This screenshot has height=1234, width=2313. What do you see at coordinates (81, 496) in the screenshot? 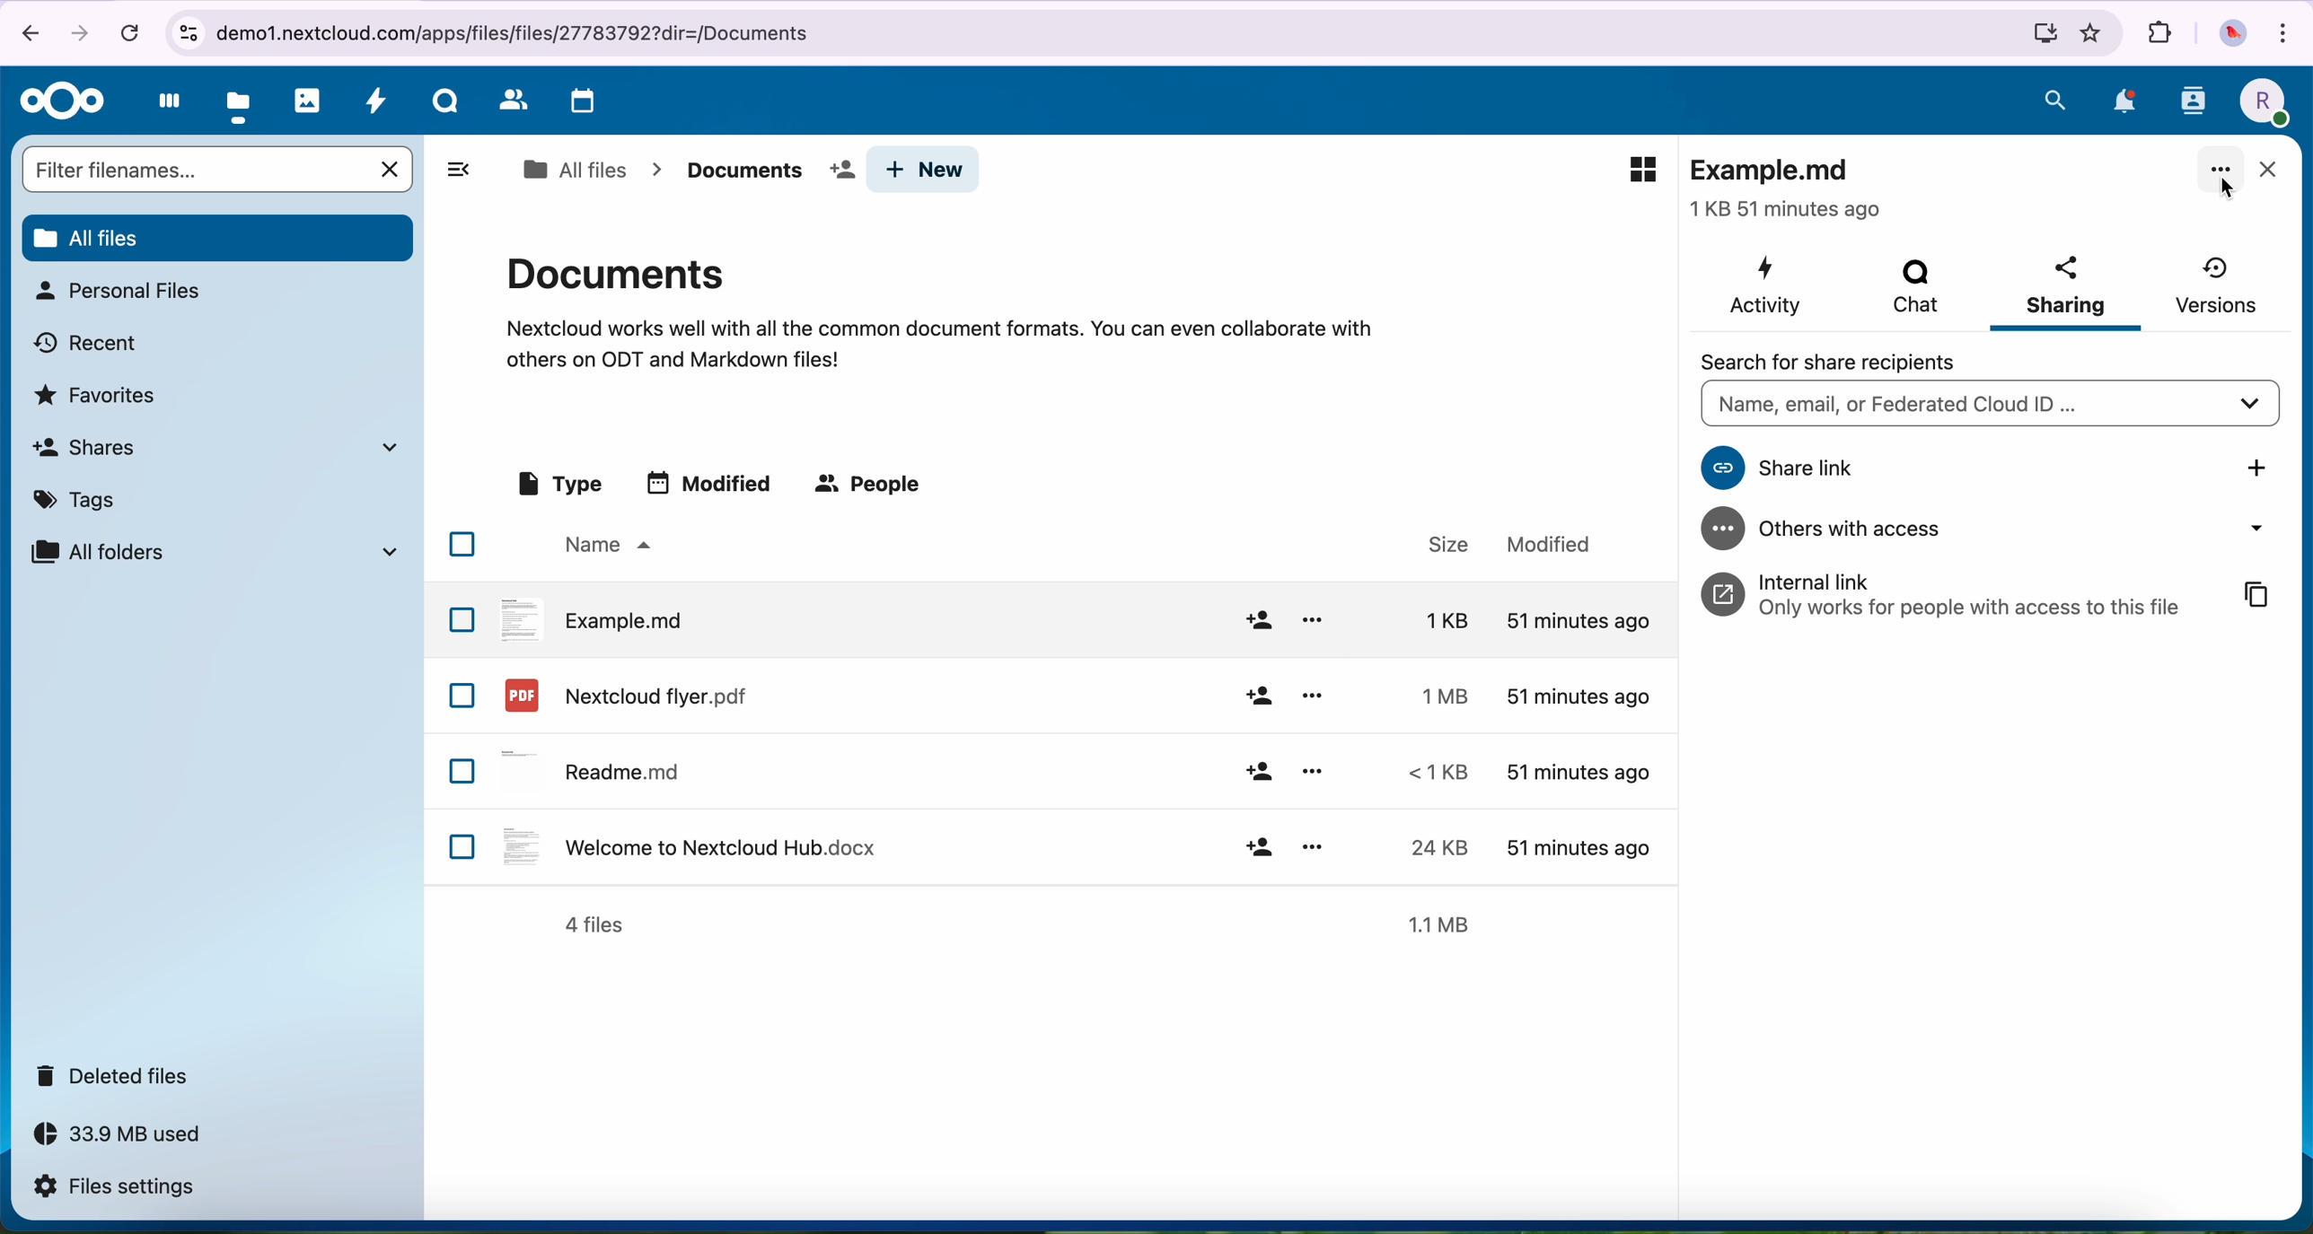
I see `tags` at bounding box center [81, 496].